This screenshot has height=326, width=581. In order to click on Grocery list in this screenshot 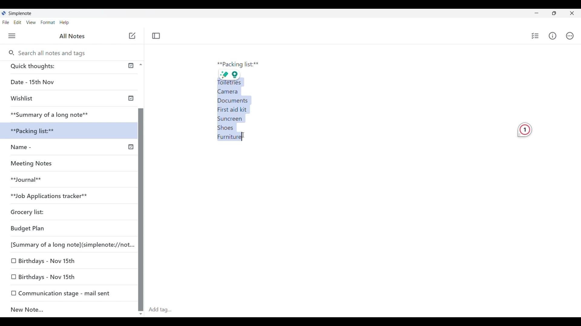, I will do `click(53, 210)`.